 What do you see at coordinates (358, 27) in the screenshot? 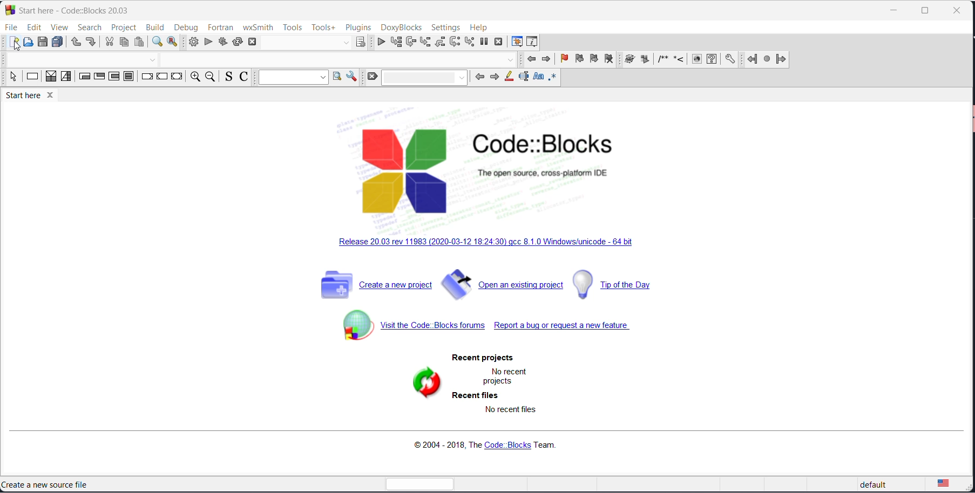
I see `plugins` at bounding box center [358, 27].